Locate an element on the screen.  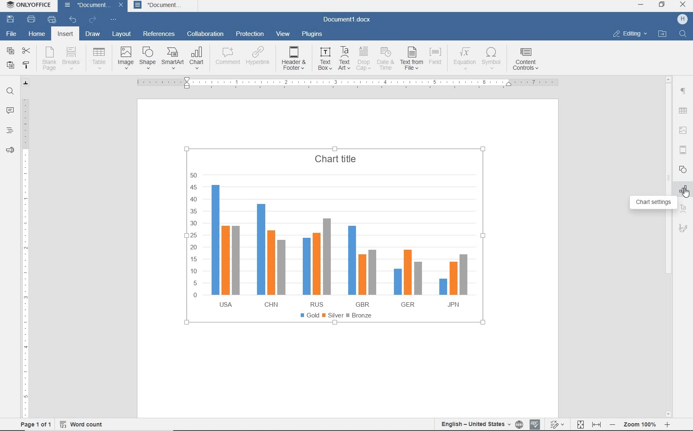
zoom in is located at coordinates (668, 423).